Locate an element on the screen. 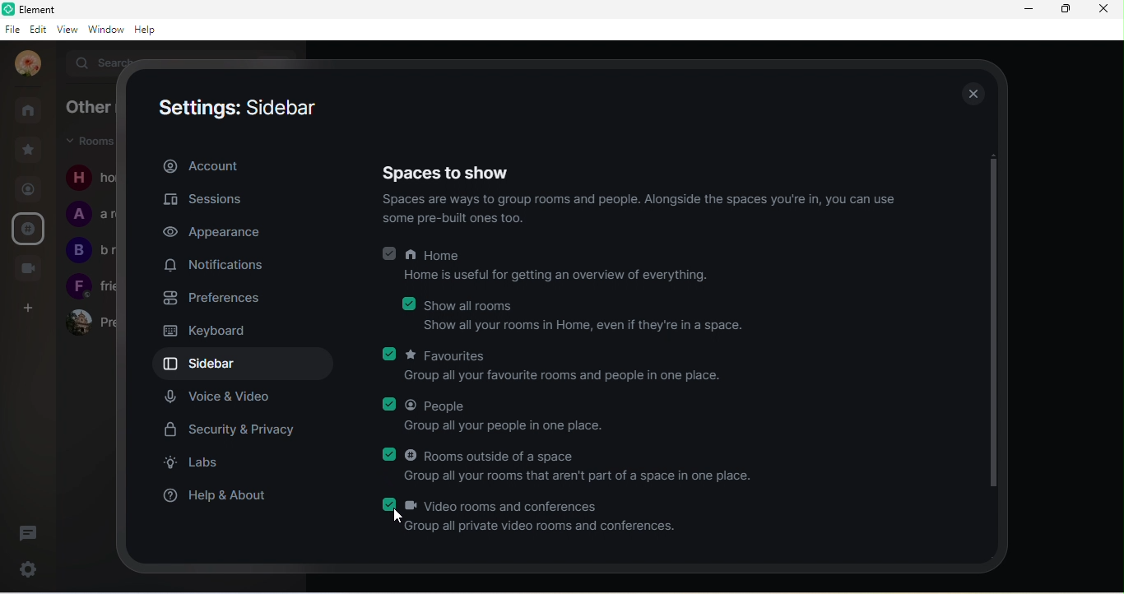 The height and width of the screenshot is (594, 1124). window is located at coordinates (107, 30).